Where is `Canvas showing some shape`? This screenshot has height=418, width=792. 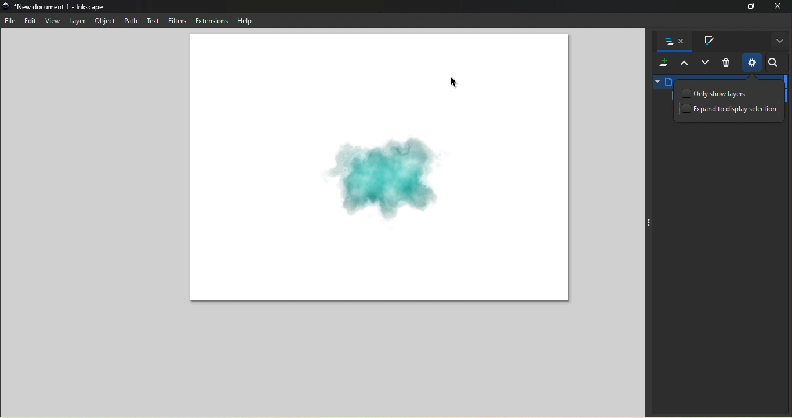 Canvas showing some shape is located at coordinates (379, 170).